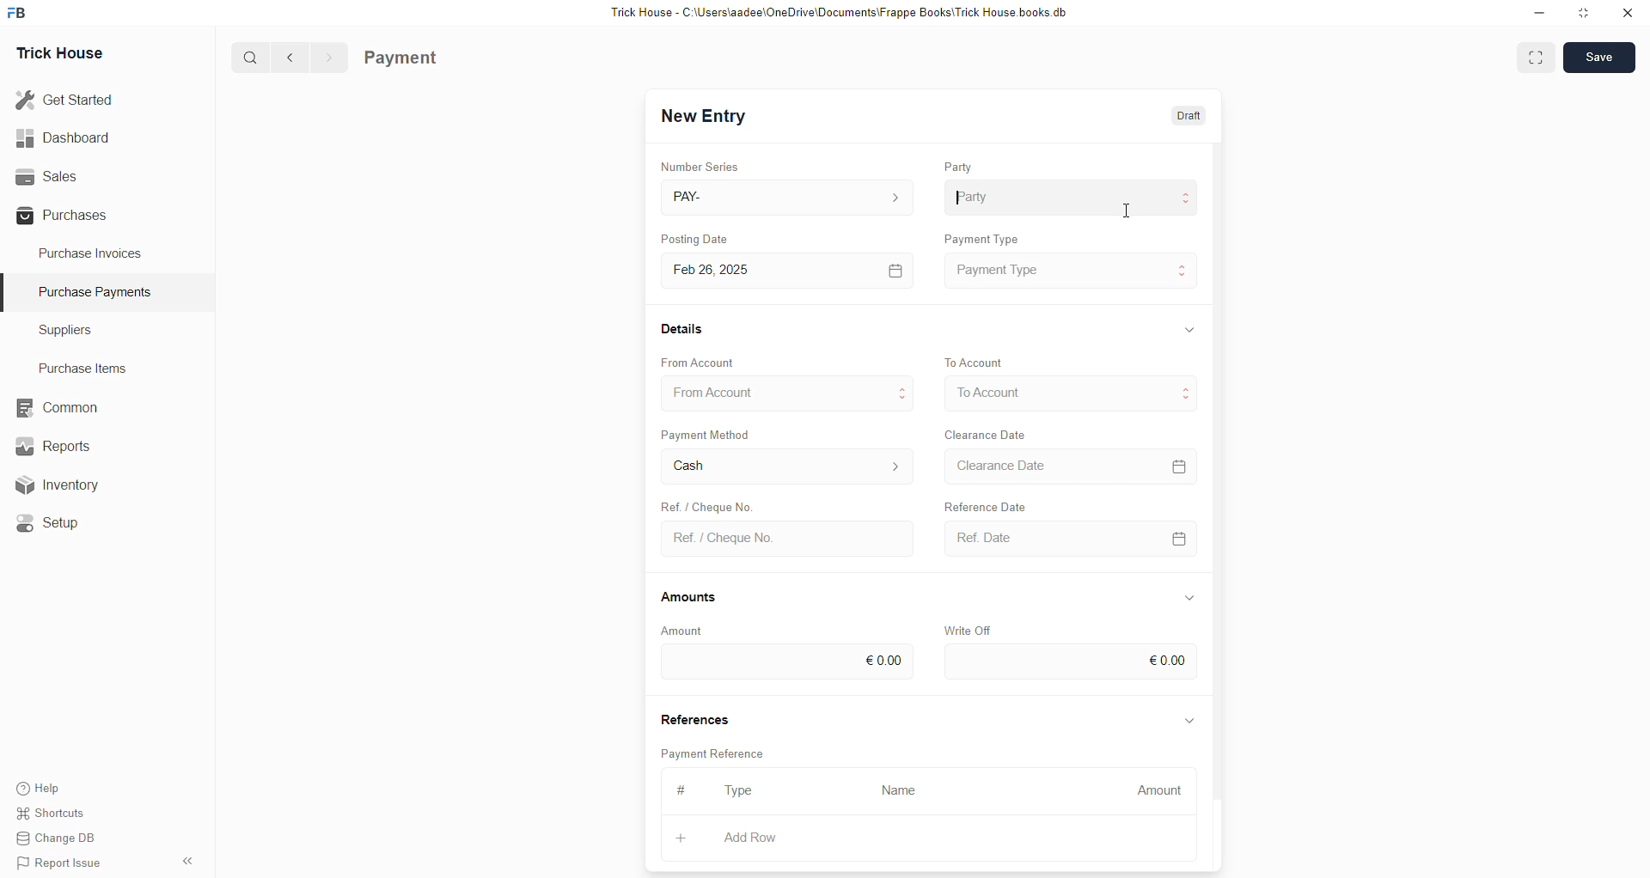  What do you see at coordinates (700, 361) in the screenshot?
I see `From Account` at bounding box center [700, 361].